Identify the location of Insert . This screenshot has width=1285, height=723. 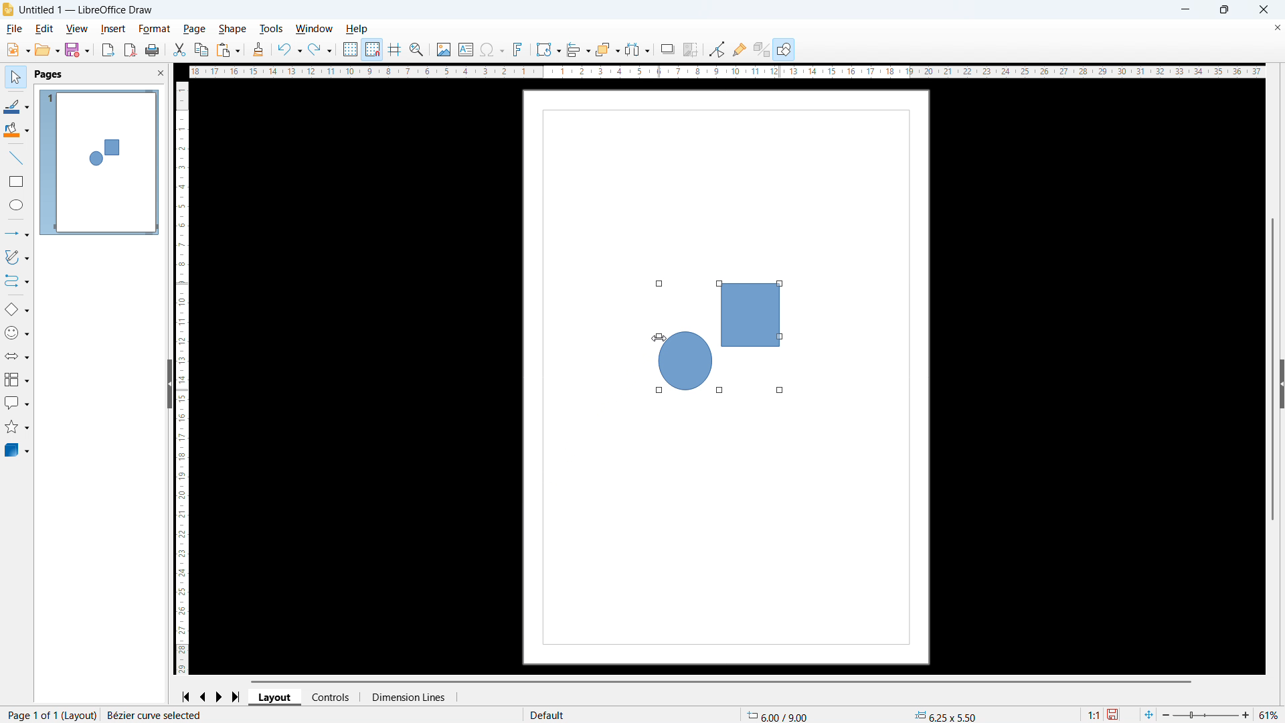
(114, 29).